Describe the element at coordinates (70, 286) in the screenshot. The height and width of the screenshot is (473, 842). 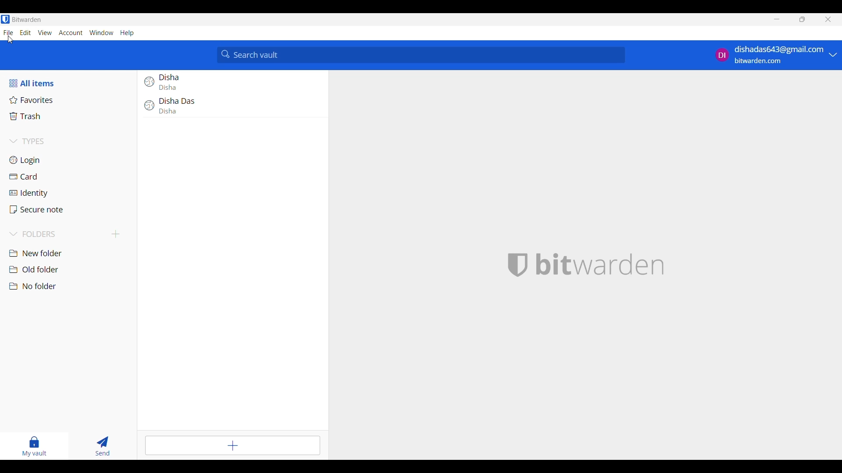
I see `No folder` at that location.